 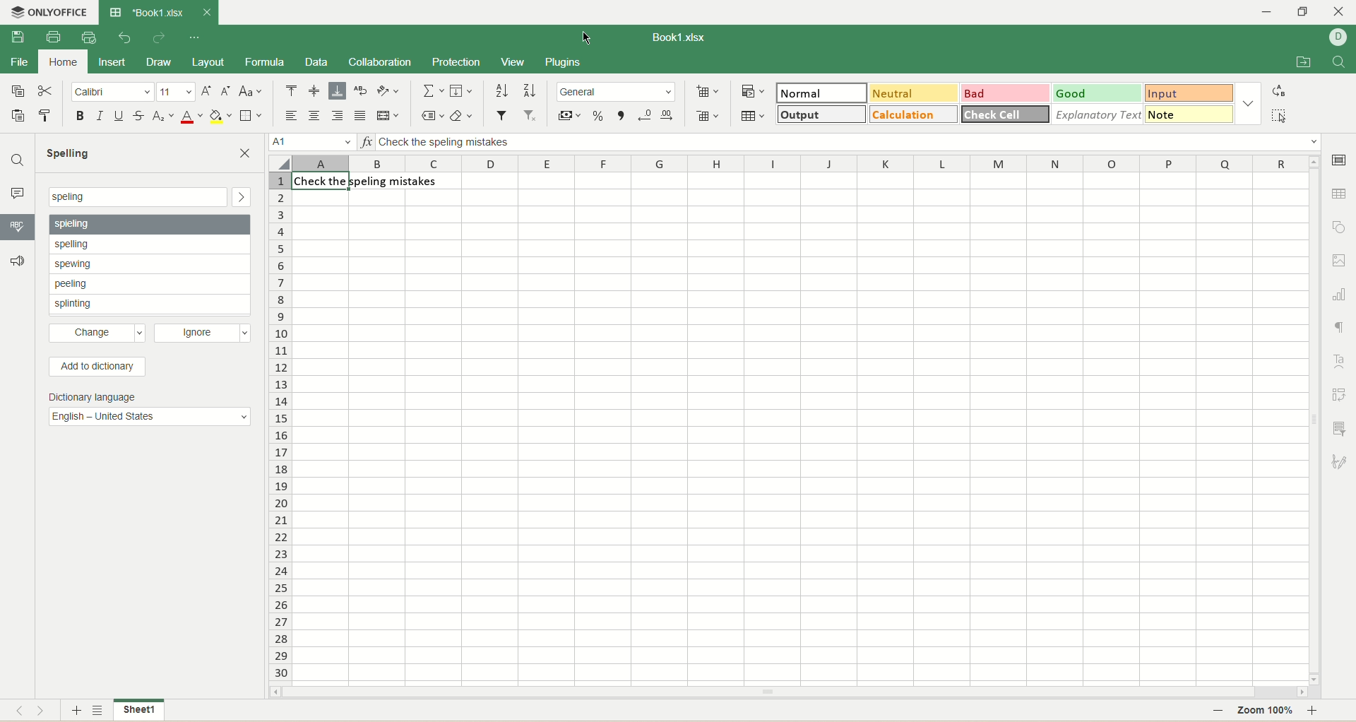 I want to click on calculation, so click(x=914, y=114).